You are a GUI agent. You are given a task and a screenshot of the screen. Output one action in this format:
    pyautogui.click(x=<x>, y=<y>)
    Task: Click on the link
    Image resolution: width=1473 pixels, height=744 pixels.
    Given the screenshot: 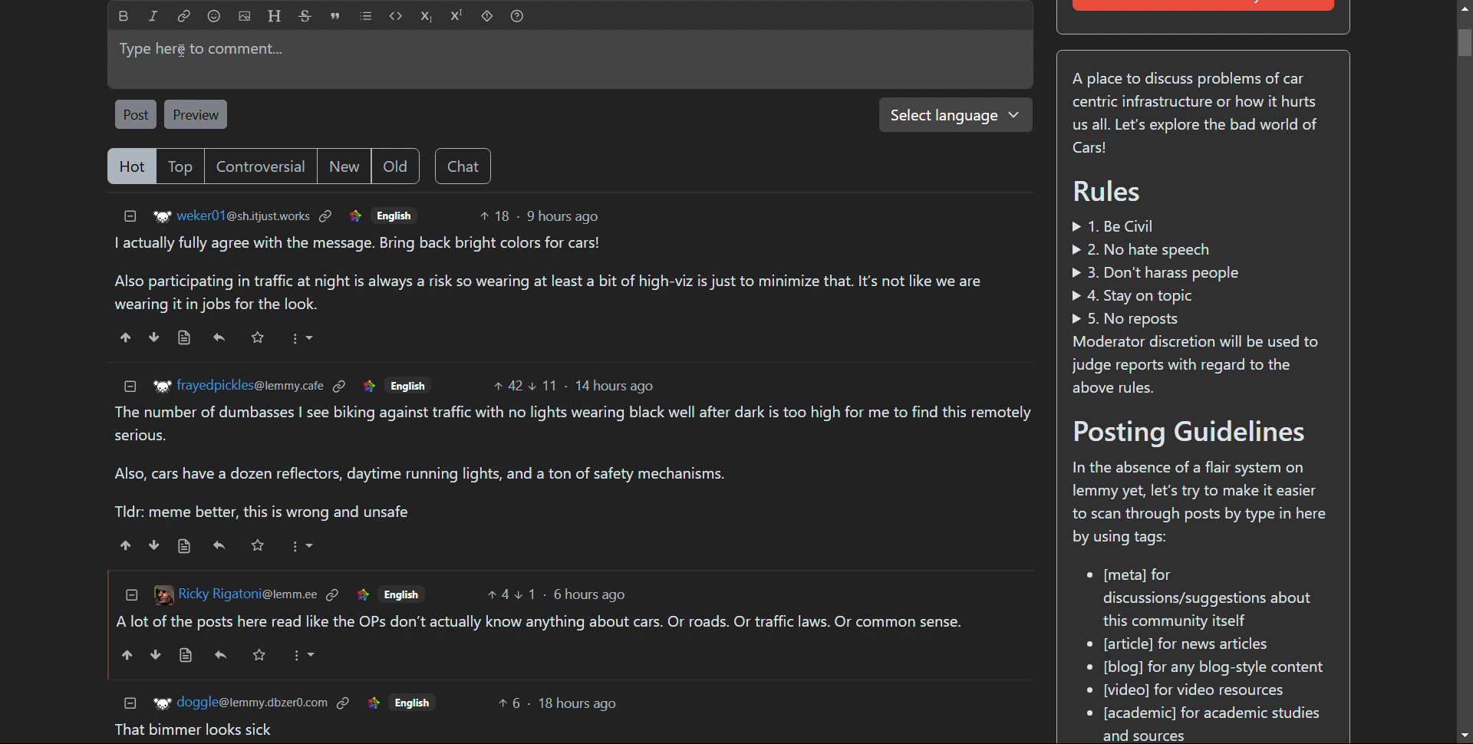 What is the action you would take?
    pyautogui.click(x=332, y=594)
    